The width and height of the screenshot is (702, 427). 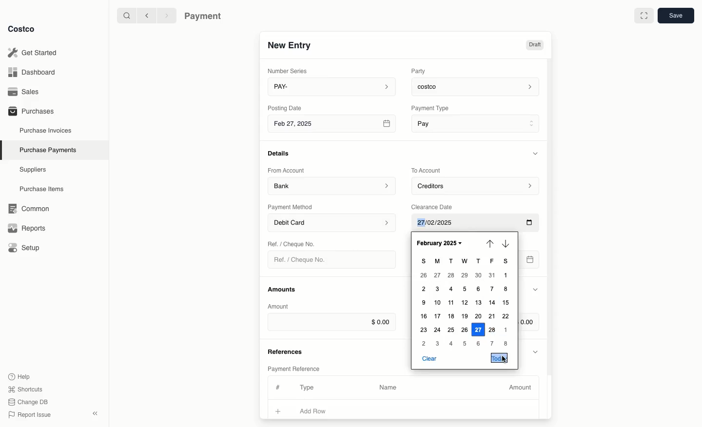 I want to click on Amount, so click(x=280, y=306).